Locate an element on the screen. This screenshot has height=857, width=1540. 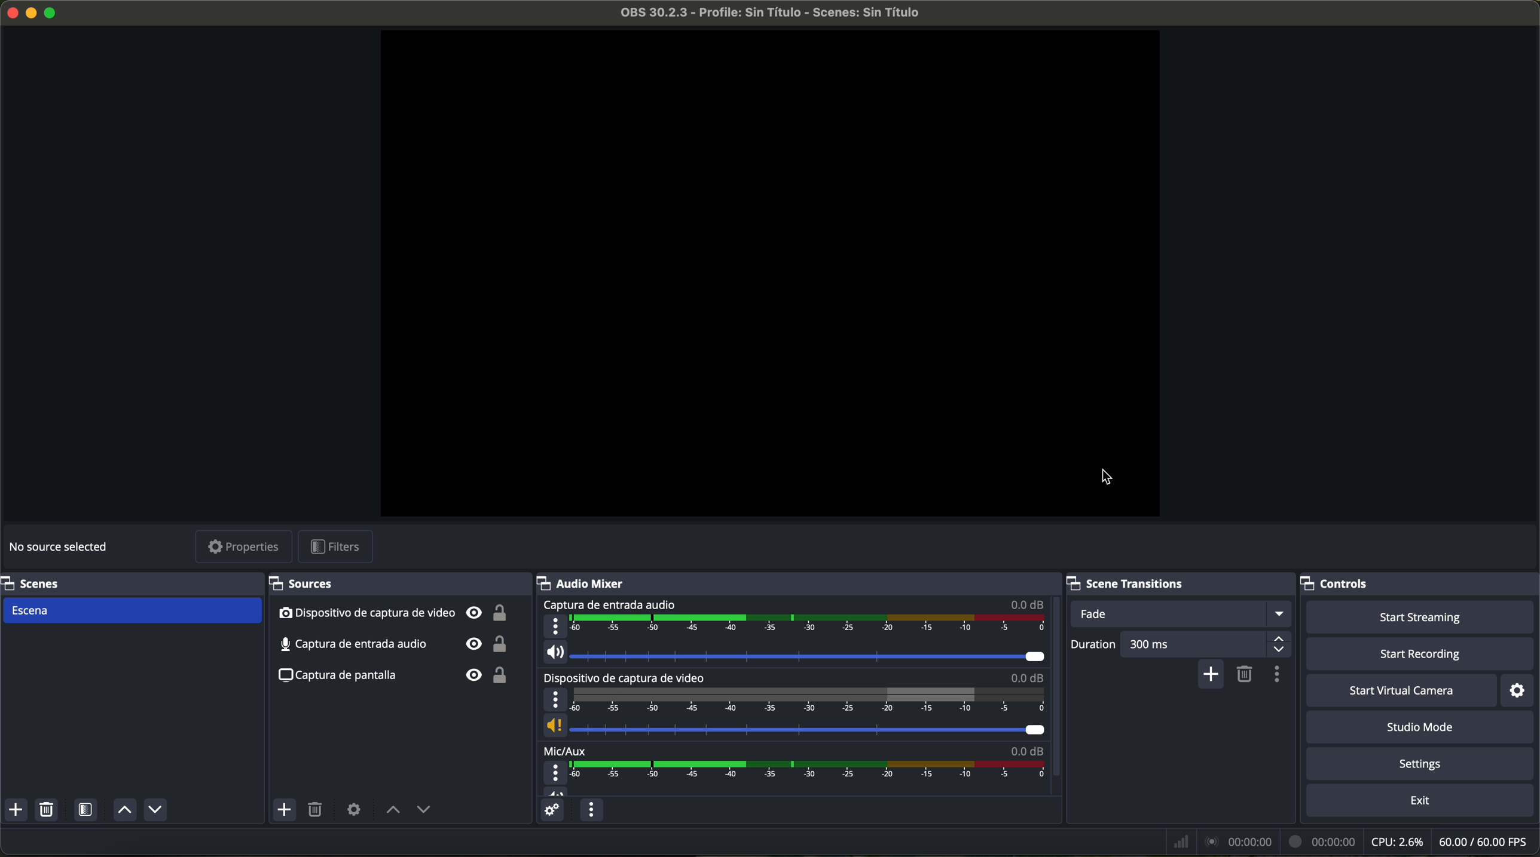
settings is located at coordinates (1423, 766).